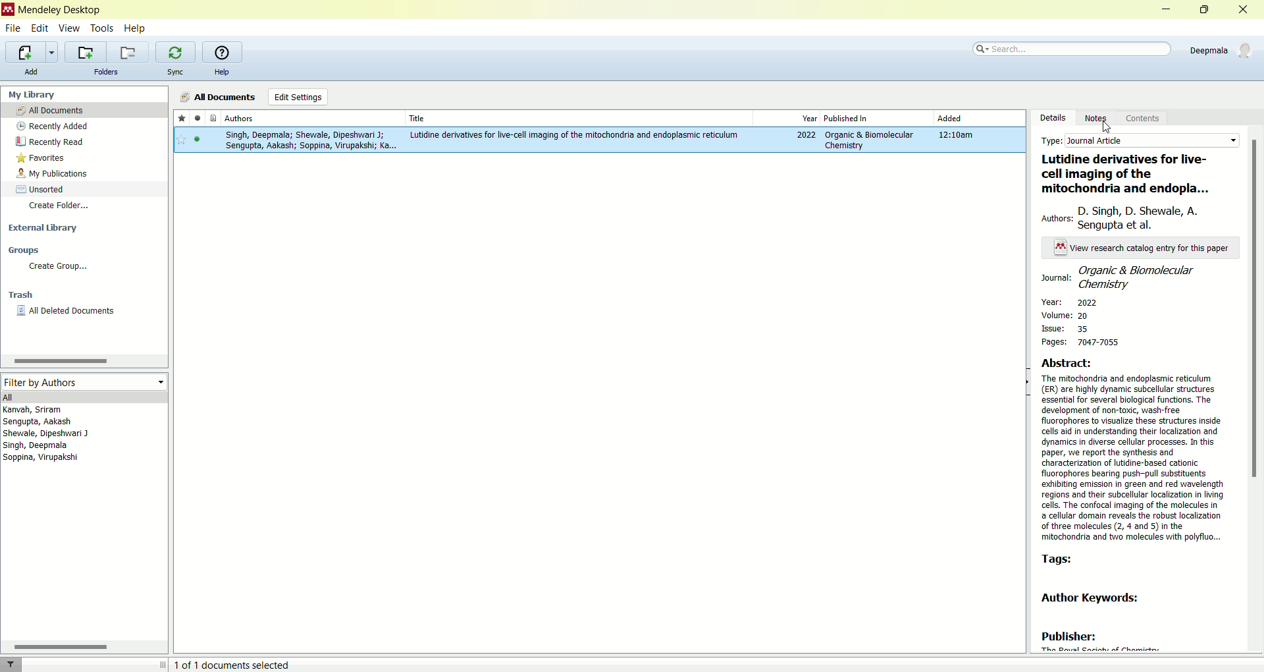  What do you see at coordinates (43, 447) in the screenshot?
I see `Singh, Deepmala` at bounding box center [43, 447].